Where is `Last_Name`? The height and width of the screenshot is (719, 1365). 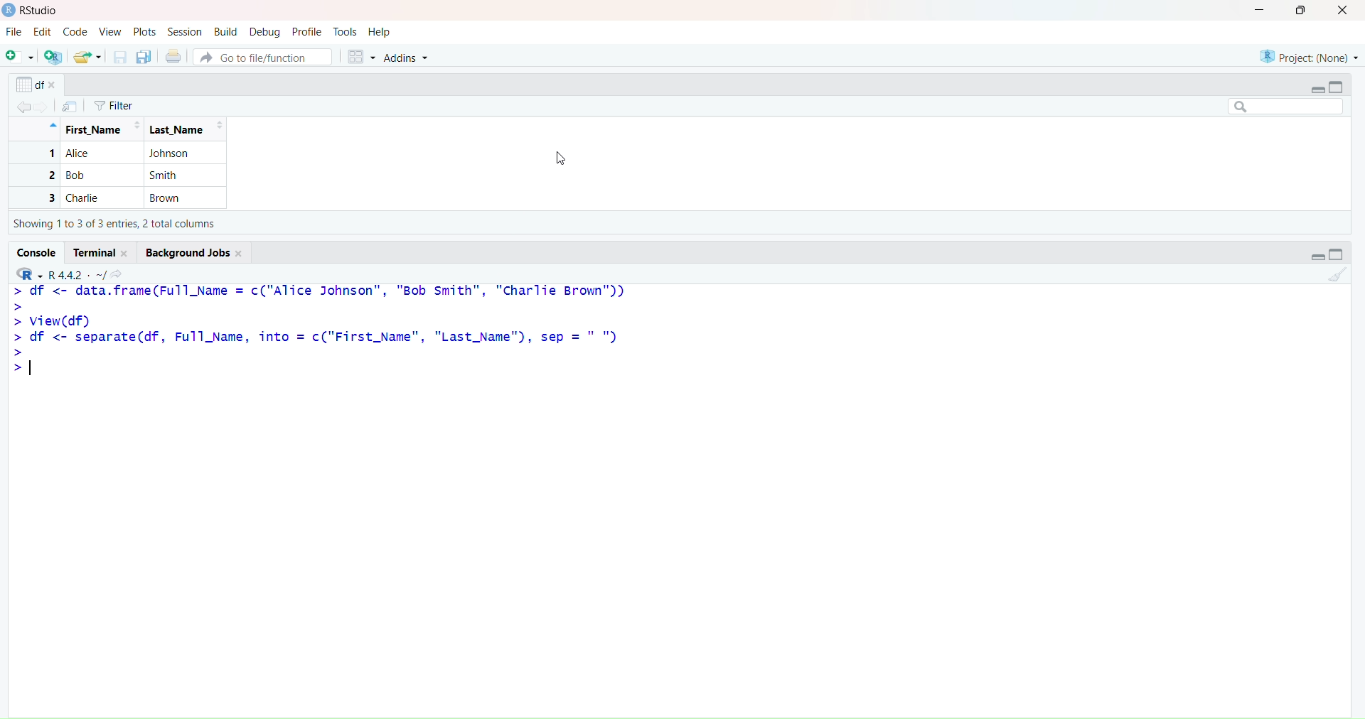
Last_Name is located at coordinates (186, 129).